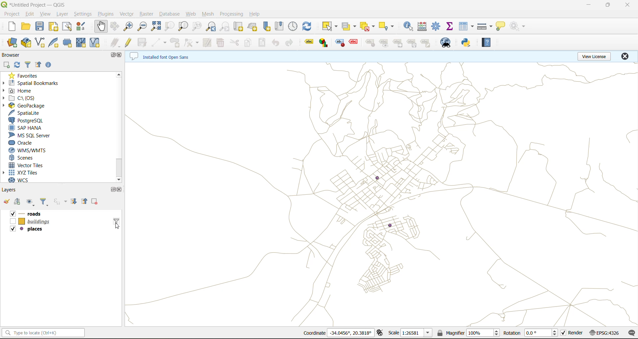  Describe the element at coordinates (62, 15) in the screenshot. I see `layer` at that location.